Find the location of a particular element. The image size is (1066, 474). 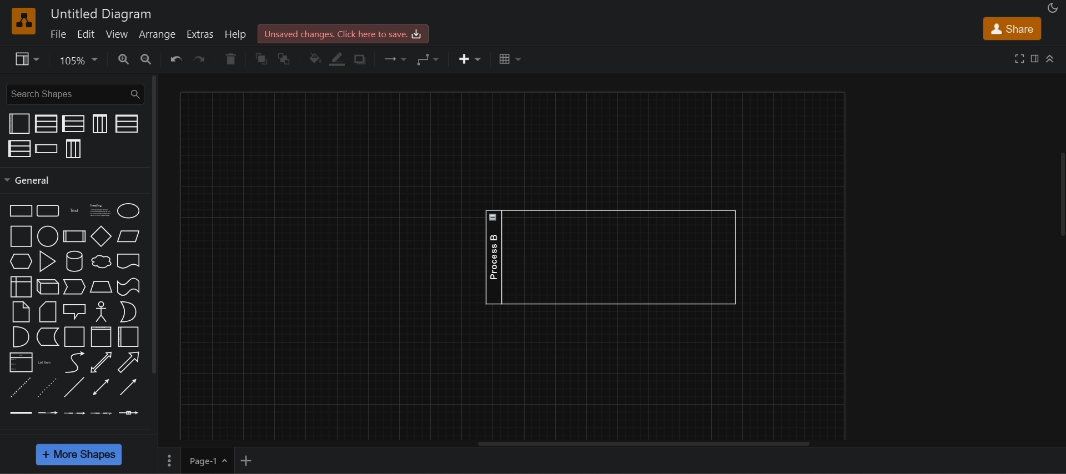

vertical container is located at coordinates (101, 336).